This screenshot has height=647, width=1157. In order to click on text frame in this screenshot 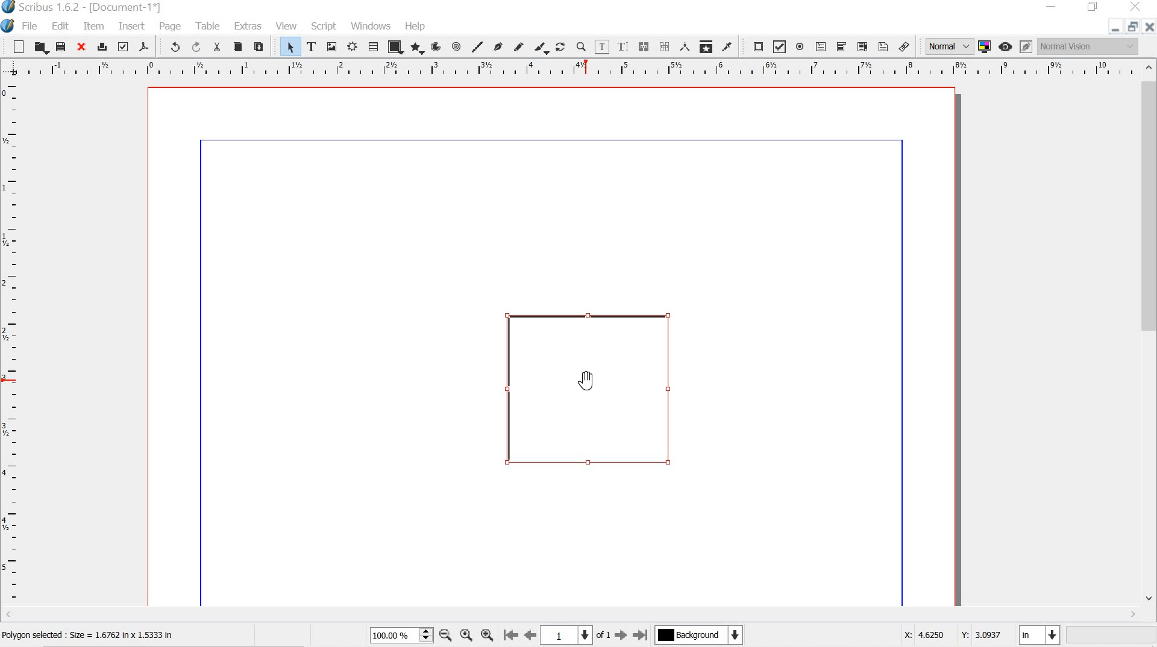, I will do `click(312, 46)`.